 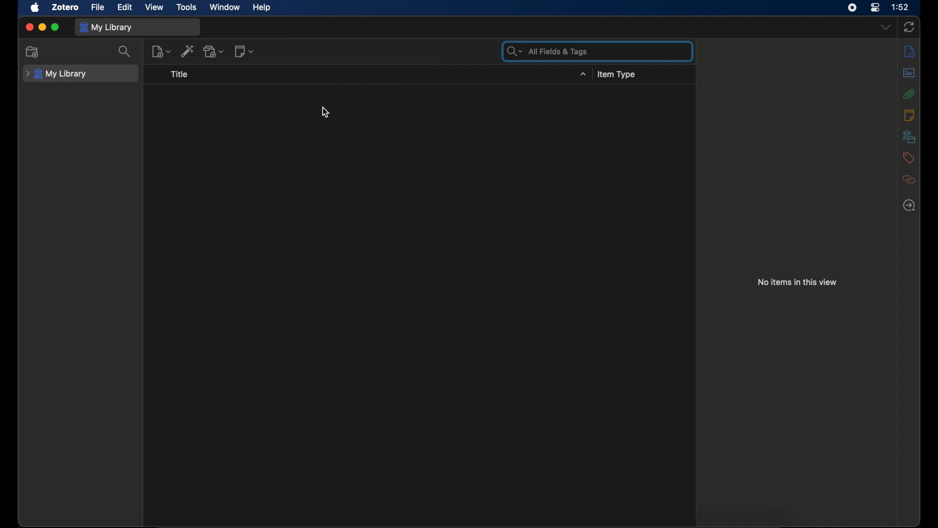 I want to click on apple icon, so click(x=36, y=8).